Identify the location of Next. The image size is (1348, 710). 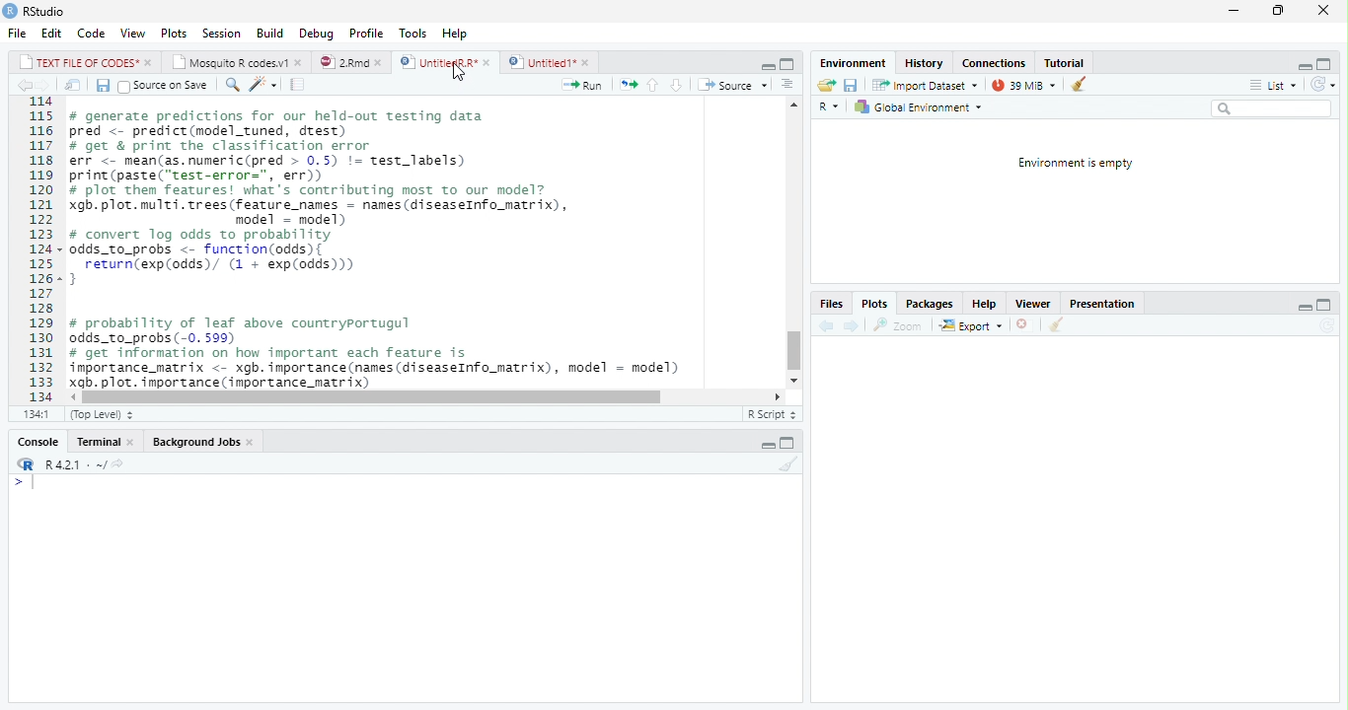
(48, 85).